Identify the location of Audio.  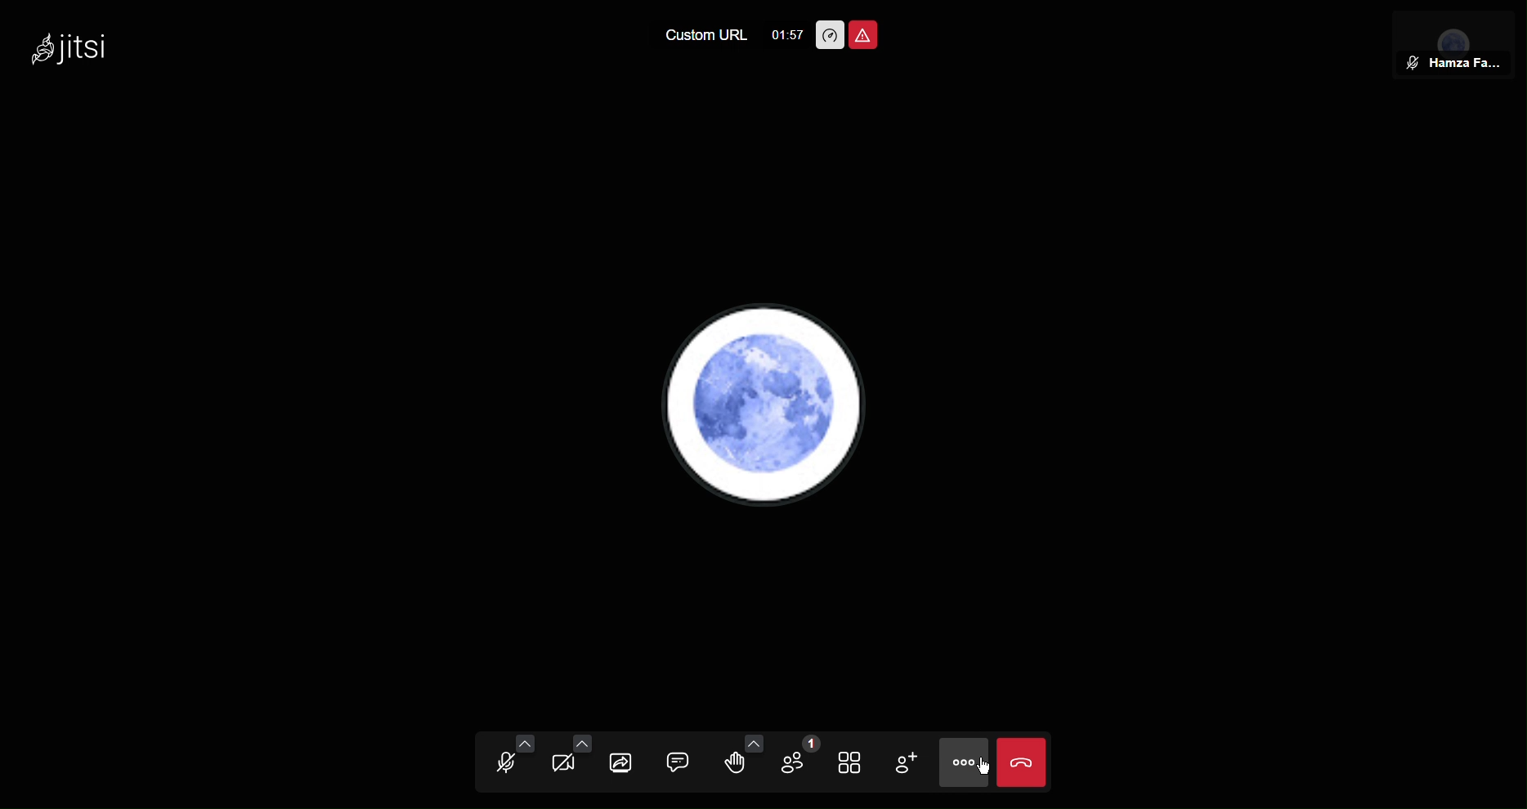
(512, 761).